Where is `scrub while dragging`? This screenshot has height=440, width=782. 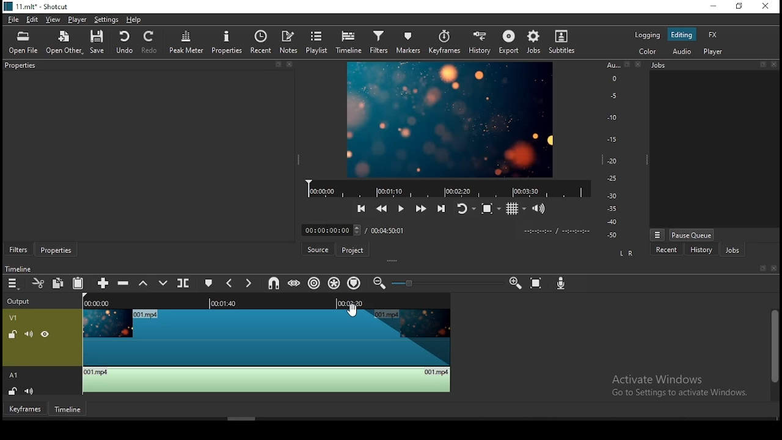
scrub while dragging is located at coordinates (296, 283).